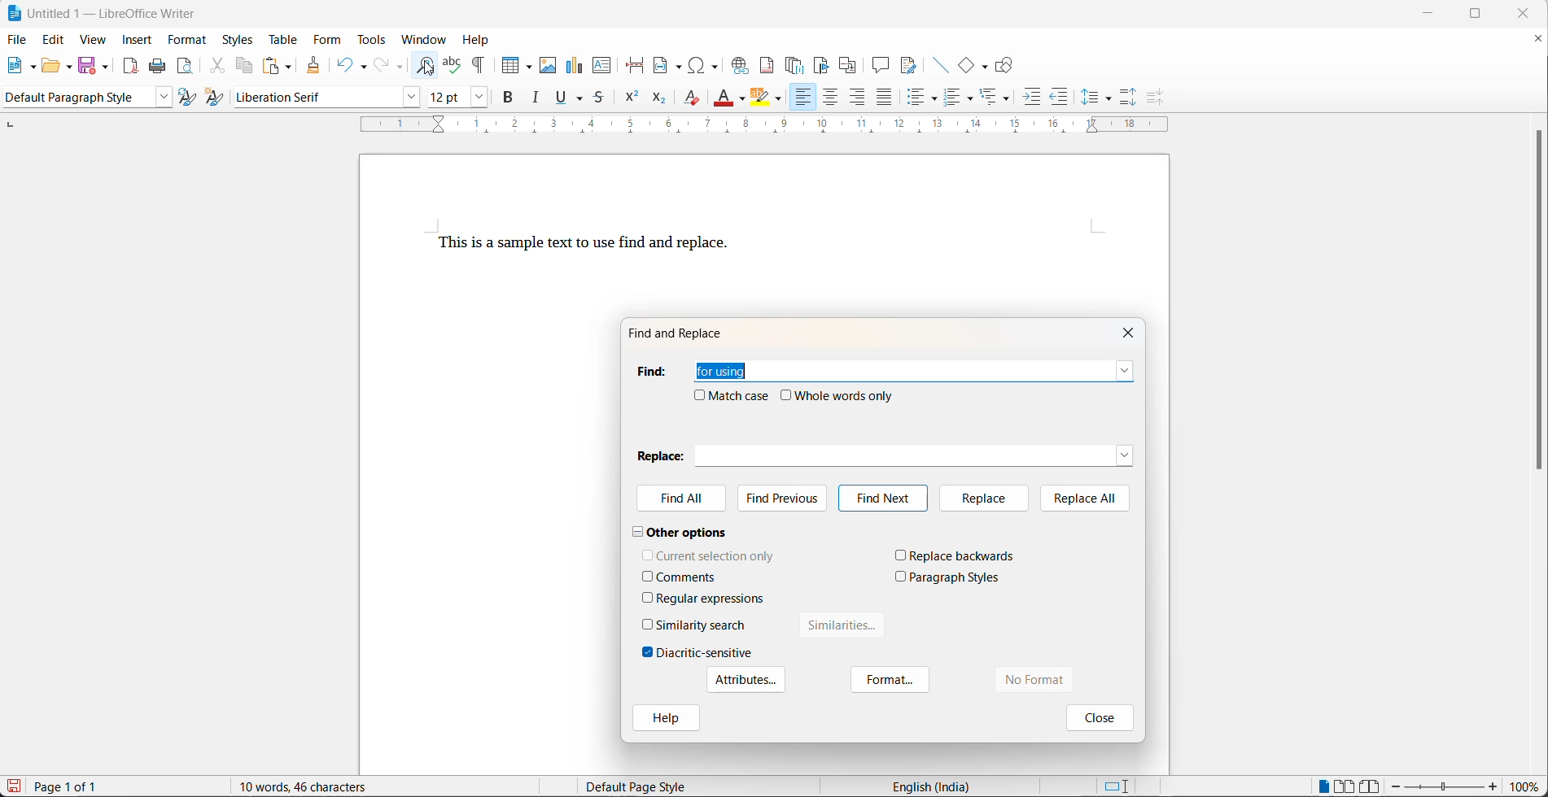 The width and height of the screenshot is (1548, 797). I want to click on find dropdown button, so click(1125, 371).